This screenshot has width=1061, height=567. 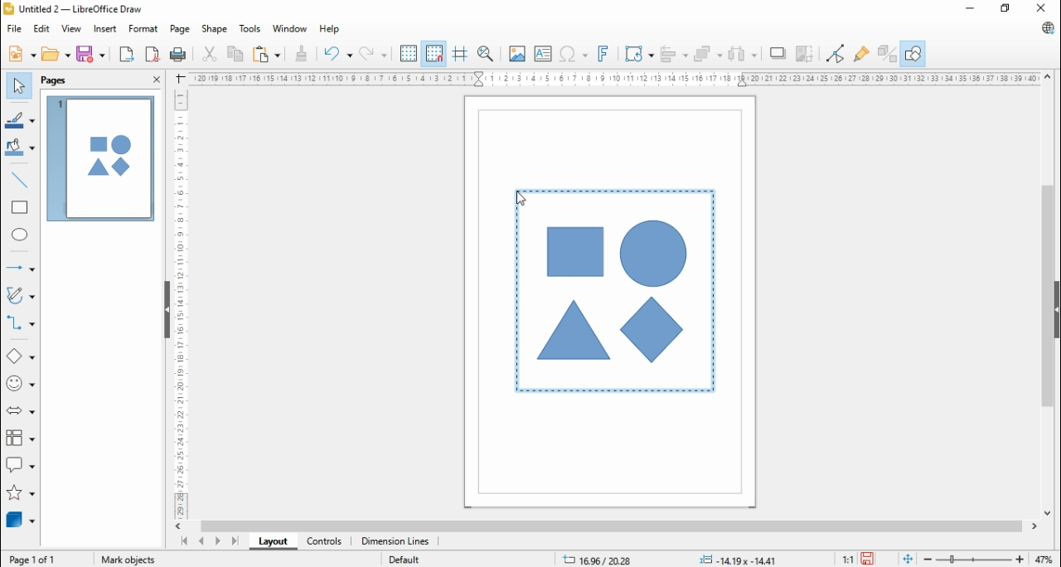 What do you see at coordinates (329, 30) in the screenshot?
I see `help` at bounding box center [329, 30].